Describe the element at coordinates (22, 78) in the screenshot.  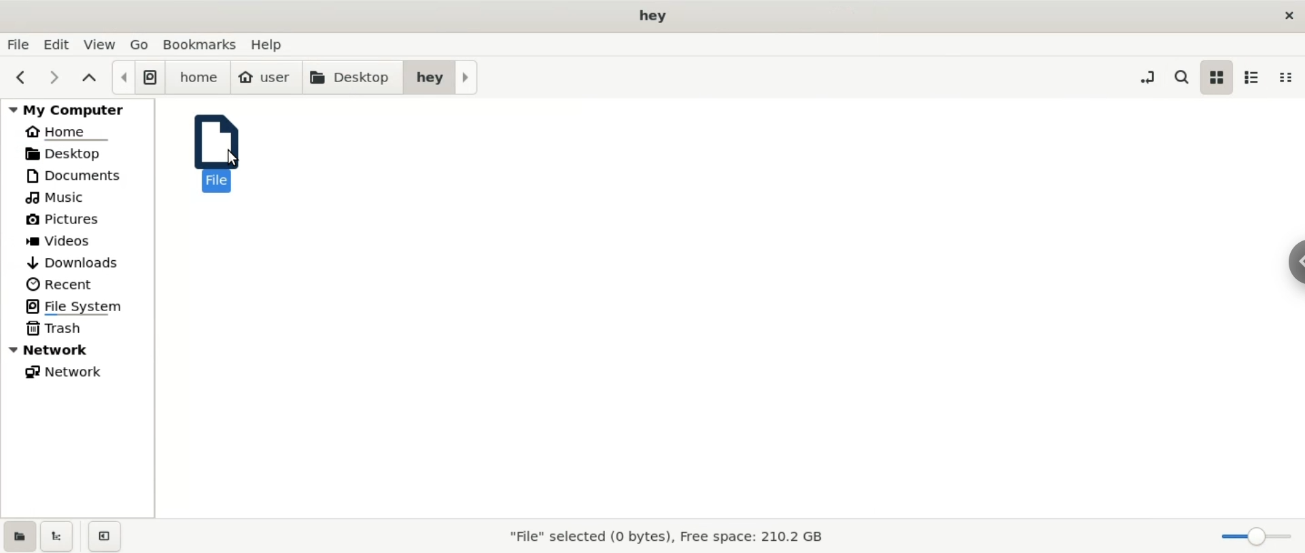
I see `previous` at that location.